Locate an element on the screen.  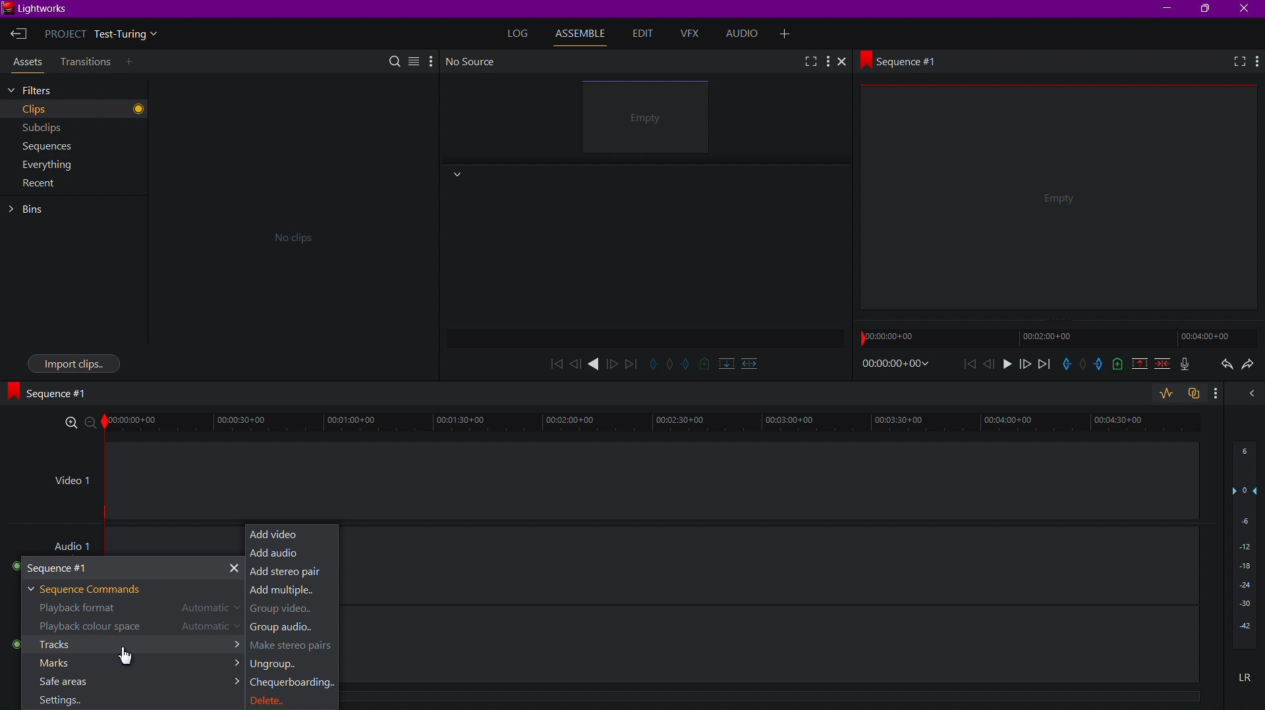
play is located at coordinates (1006, 366).